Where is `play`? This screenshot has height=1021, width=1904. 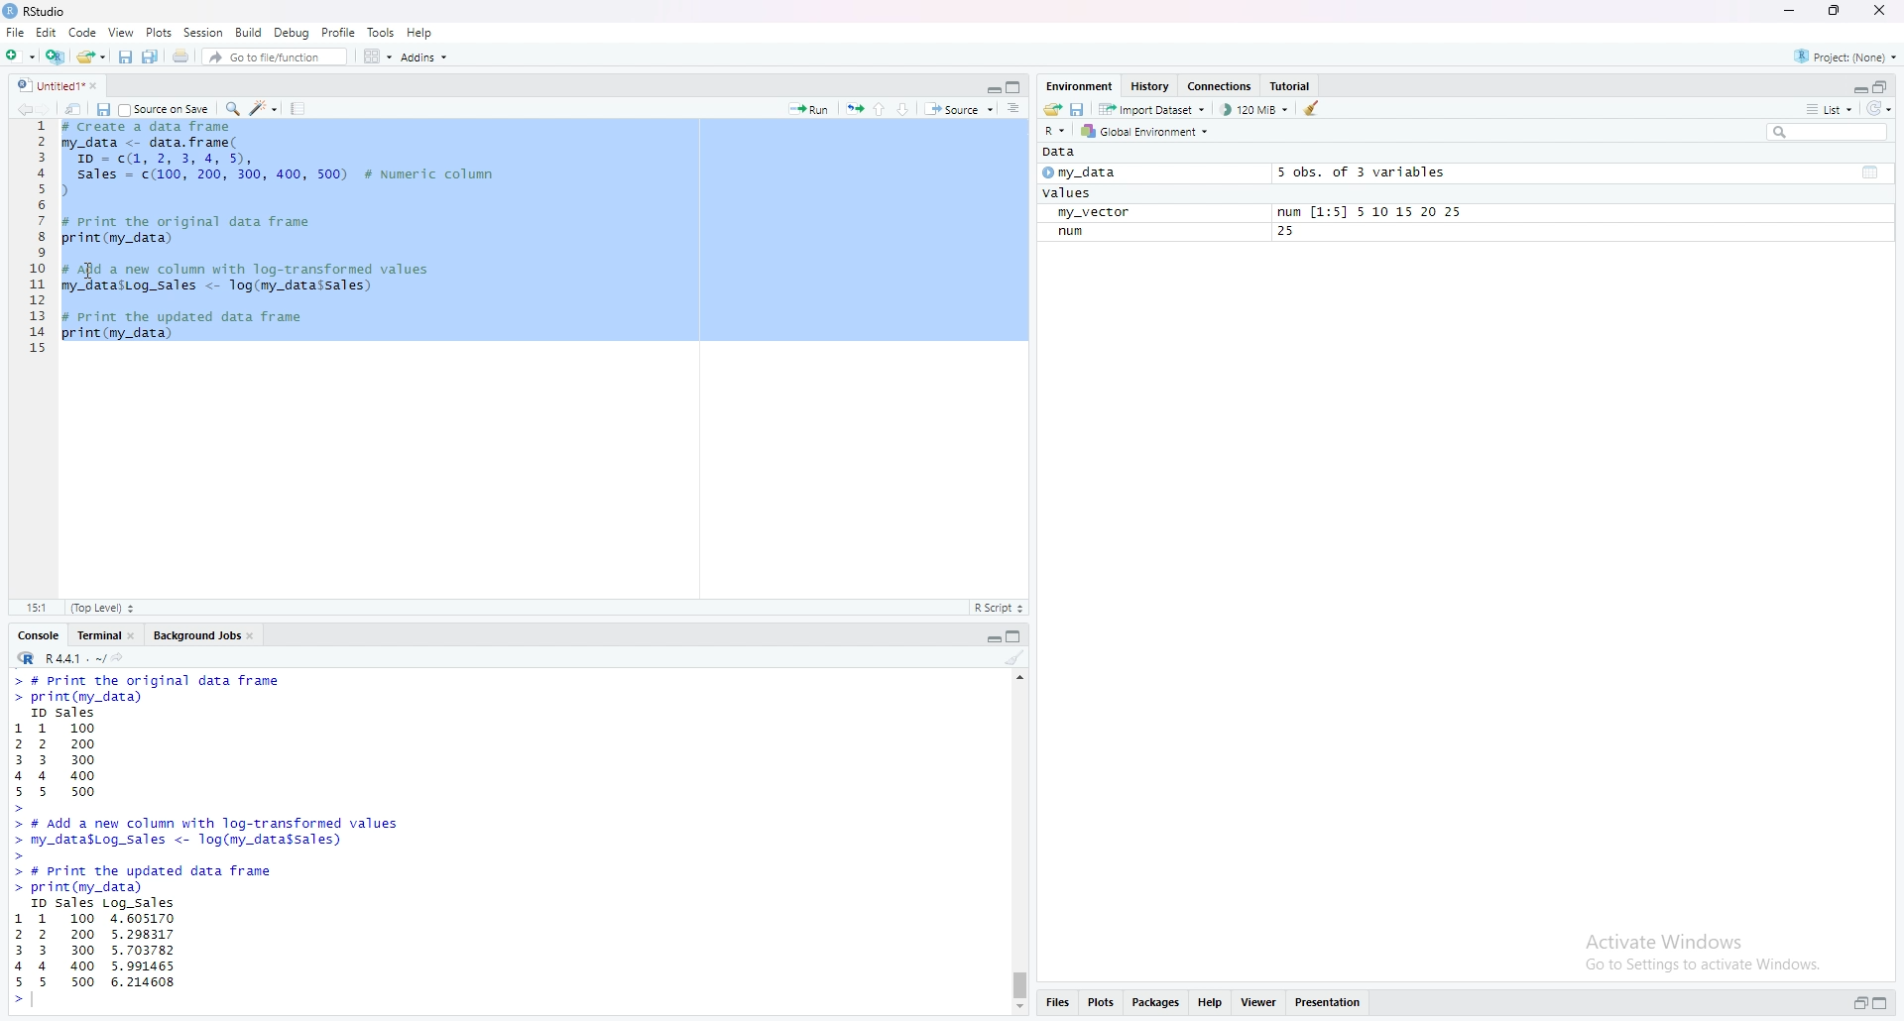
play is located at coordinates (1046, 175).